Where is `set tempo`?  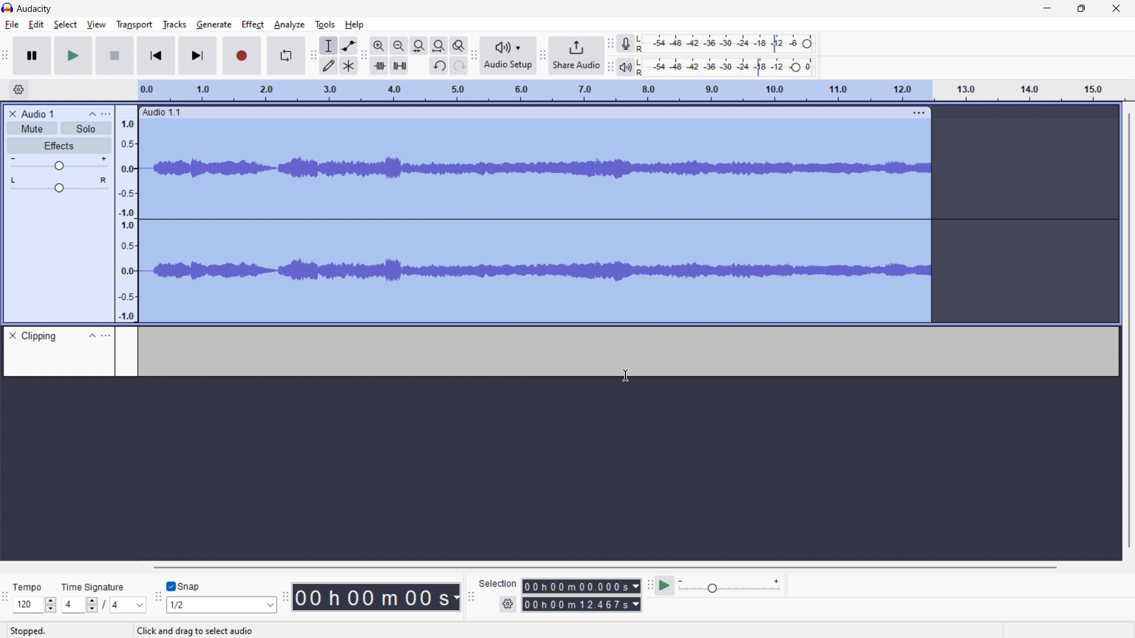
set tempo is located at coordinates (34, 604).